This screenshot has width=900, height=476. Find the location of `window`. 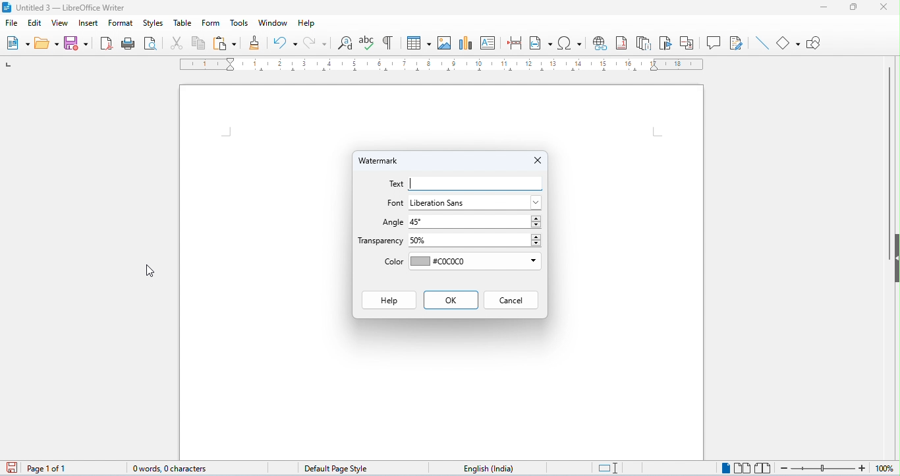

window is located at coordinates (275, 23).